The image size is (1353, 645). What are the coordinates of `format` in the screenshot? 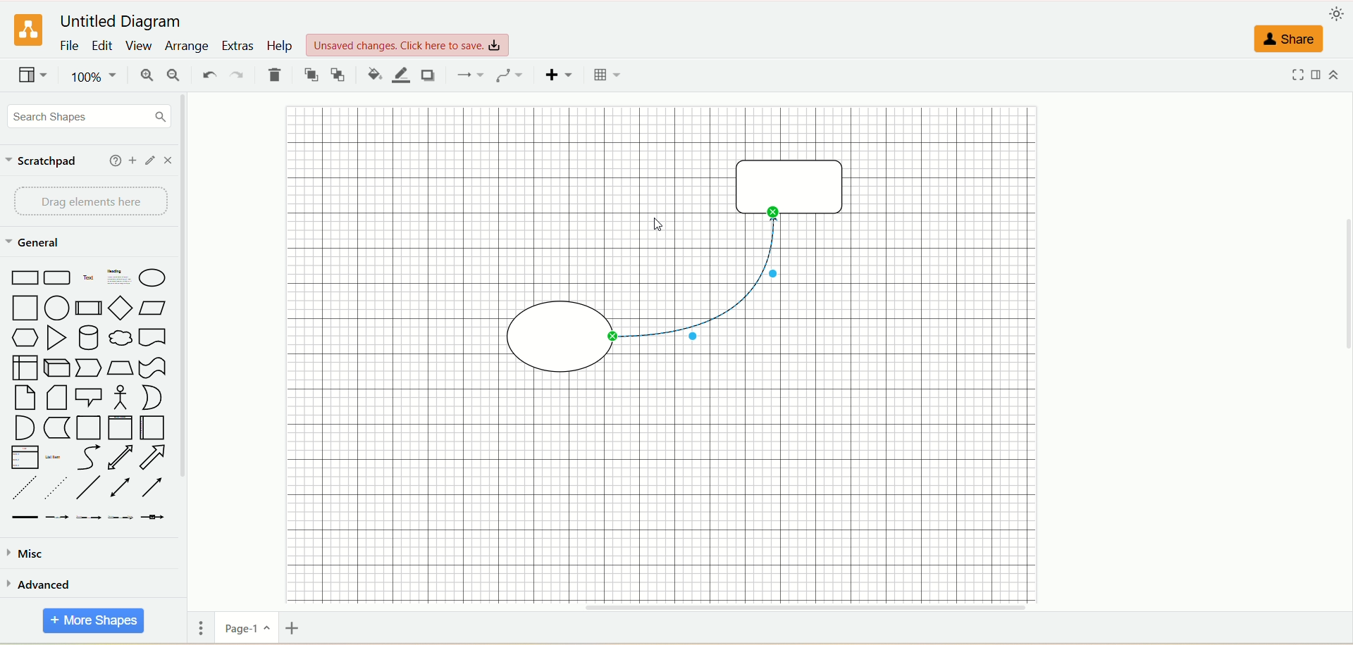 It's located at (1318, 77).